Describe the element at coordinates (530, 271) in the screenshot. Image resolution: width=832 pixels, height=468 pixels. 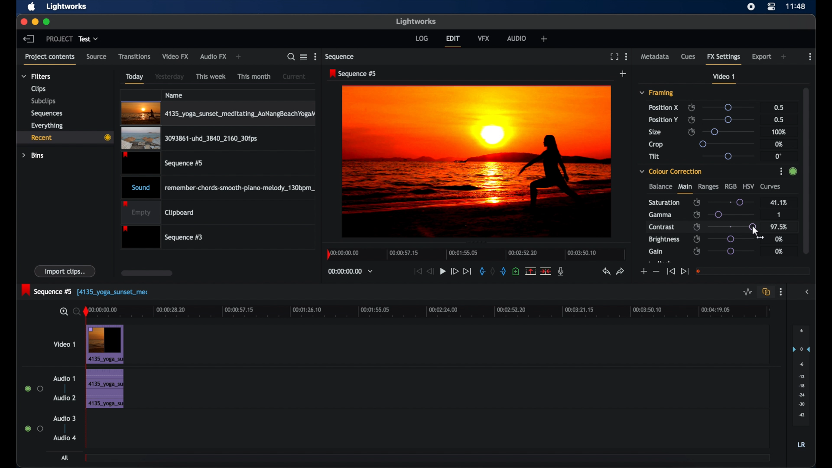
I see `split` at that location.